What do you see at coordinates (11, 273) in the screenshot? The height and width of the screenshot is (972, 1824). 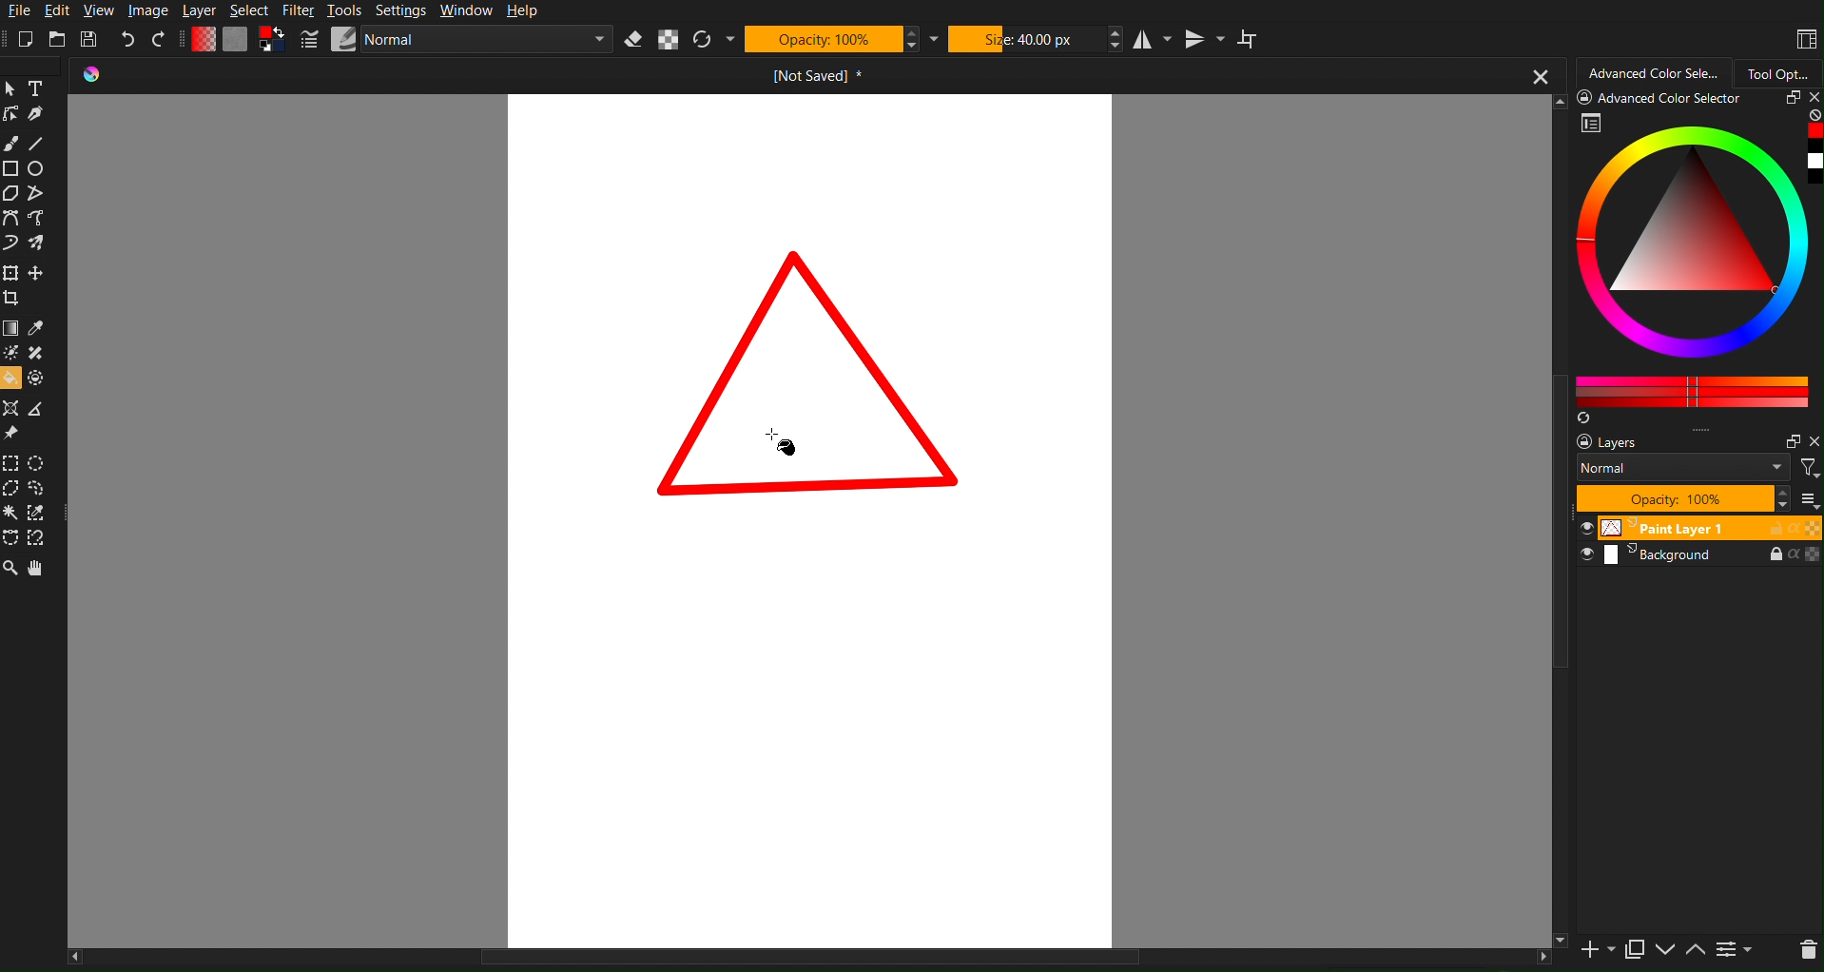 I see `transform a layer or a selection` at bounding box center [11, 273].